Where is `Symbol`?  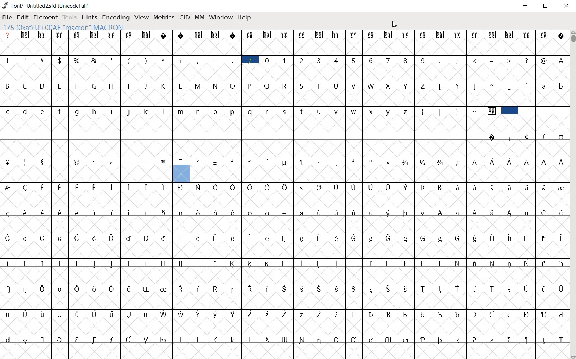 Symbol is located at coordinates (355, 238).